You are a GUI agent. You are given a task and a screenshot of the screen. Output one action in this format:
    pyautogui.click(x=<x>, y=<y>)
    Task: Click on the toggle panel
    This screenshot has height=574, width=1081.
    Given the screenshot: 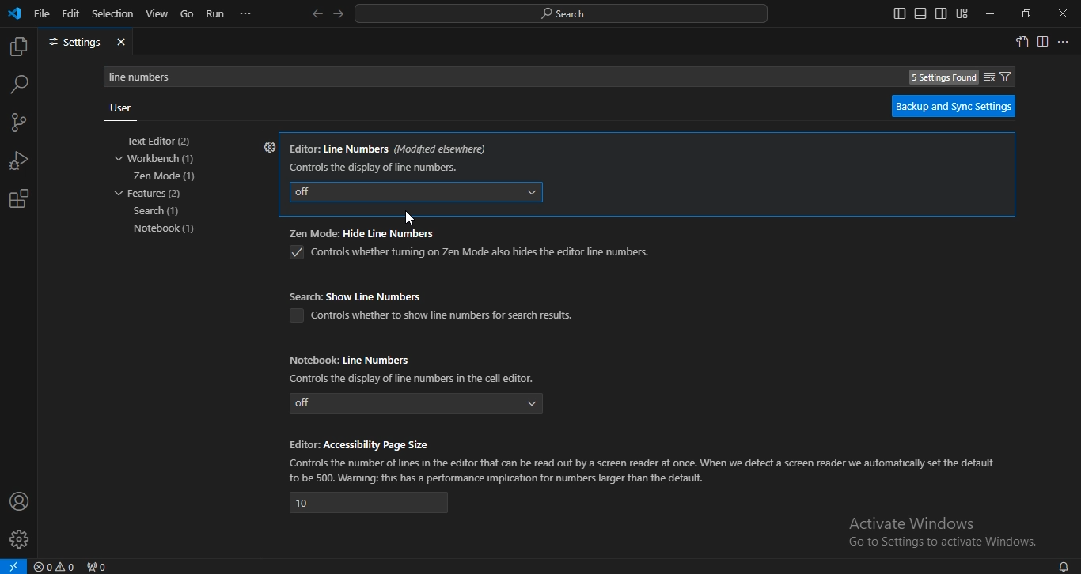 What is the action you would take?
    pyautogui.click(x=920, y=13)
    